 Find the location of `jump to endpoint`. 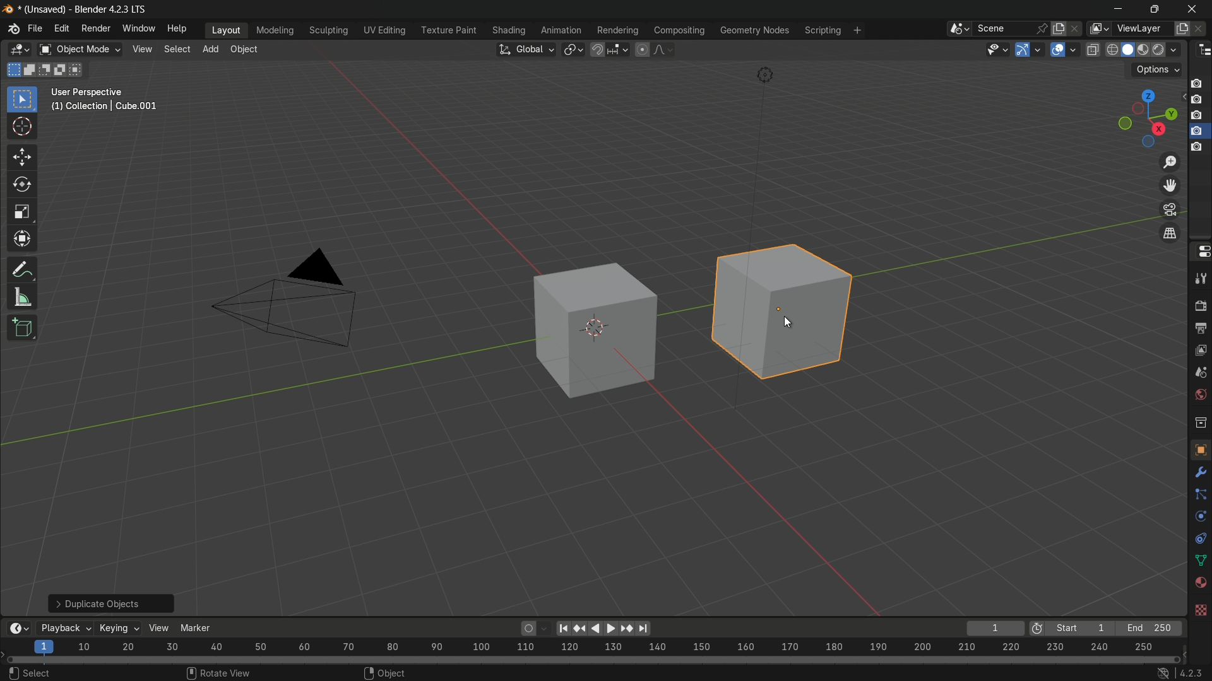

jump to endpoint is located at coordinates (642, 627).